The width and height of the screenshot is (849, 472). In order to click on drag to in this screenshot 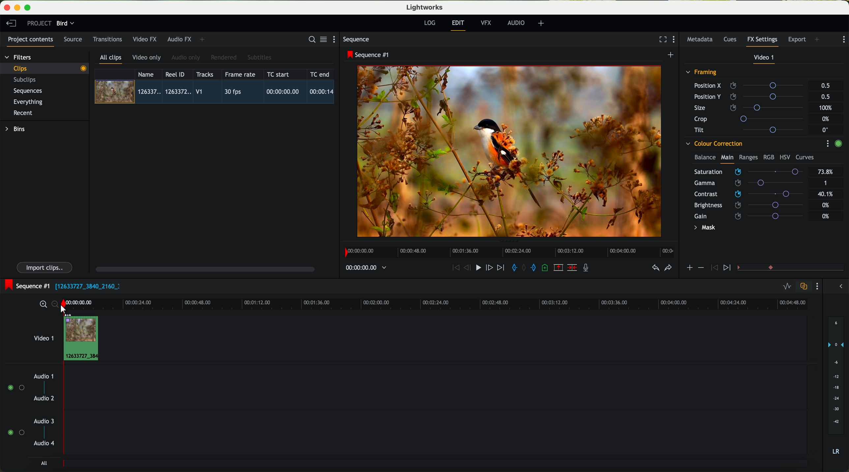, I will do `click(65, 312)`.